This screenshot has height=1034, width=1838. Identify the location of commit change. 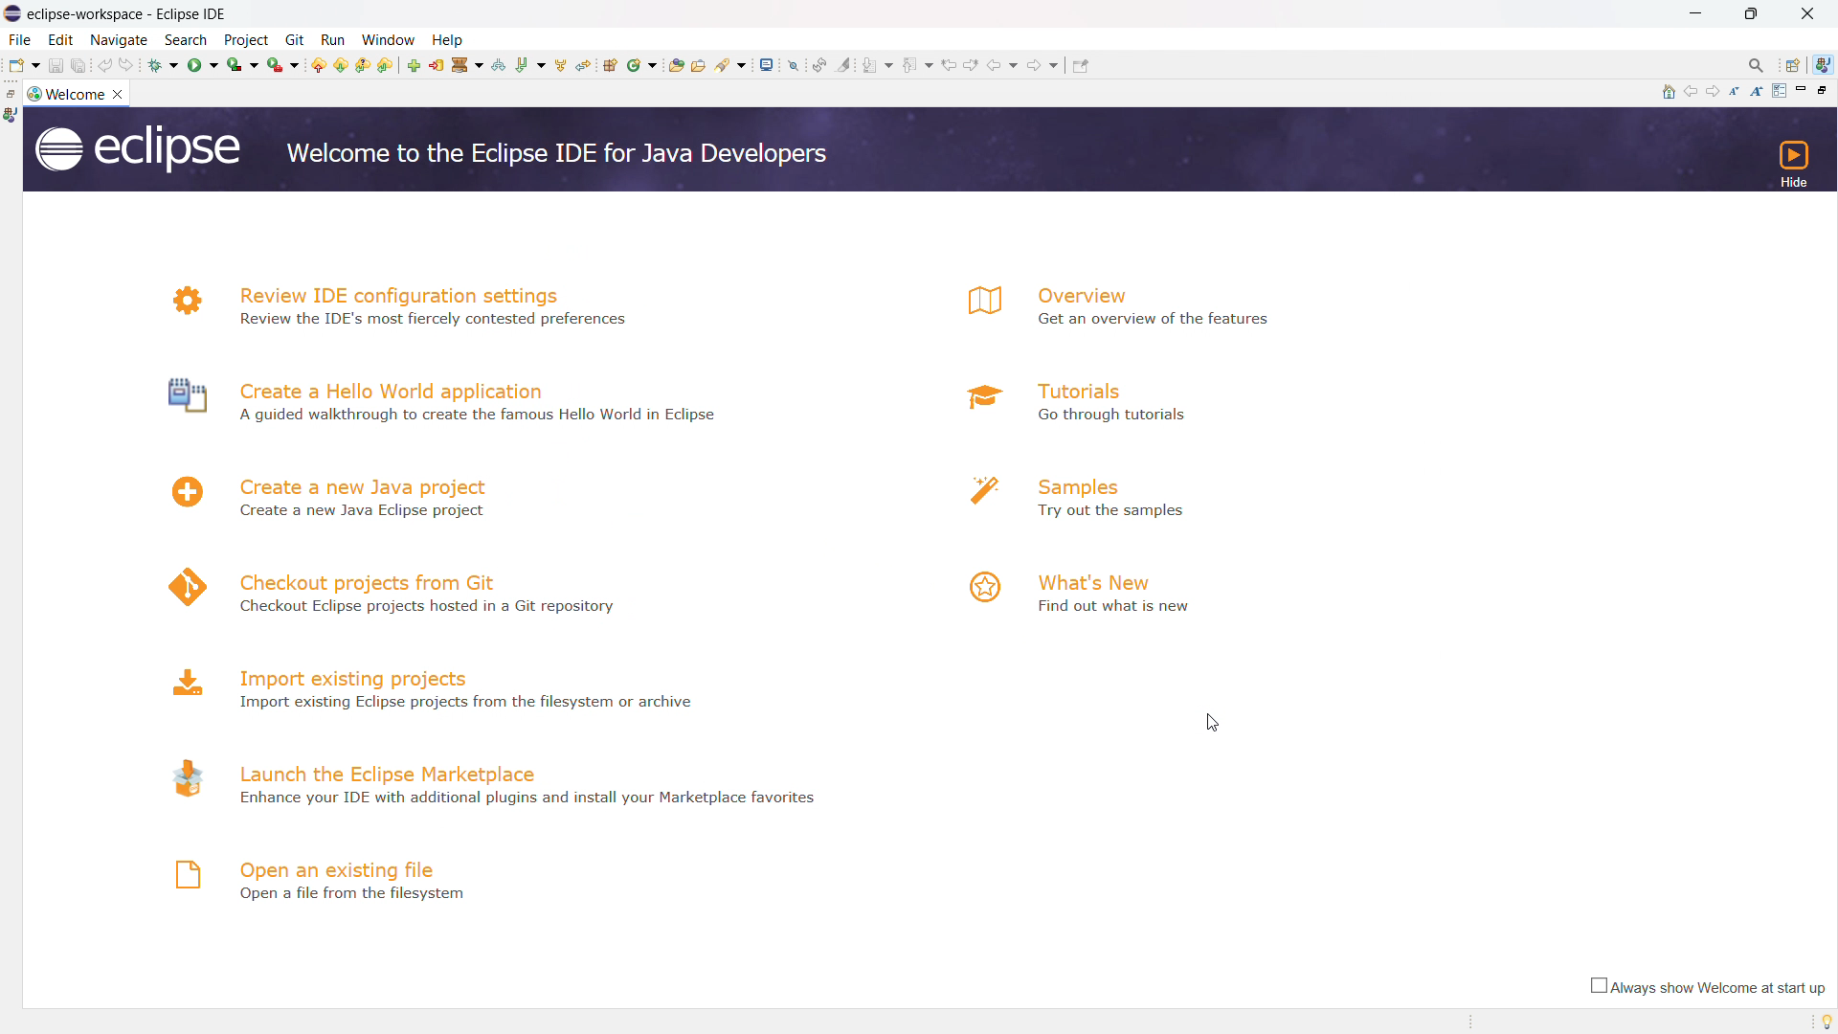
(436, 64).